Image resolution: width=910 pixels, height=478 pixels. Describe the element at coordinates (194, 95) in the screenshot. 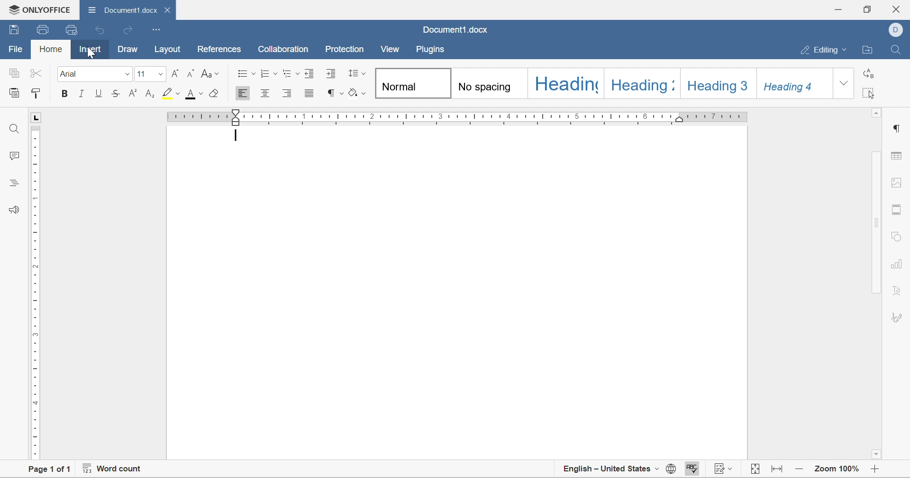

I see `Font color` at that location.